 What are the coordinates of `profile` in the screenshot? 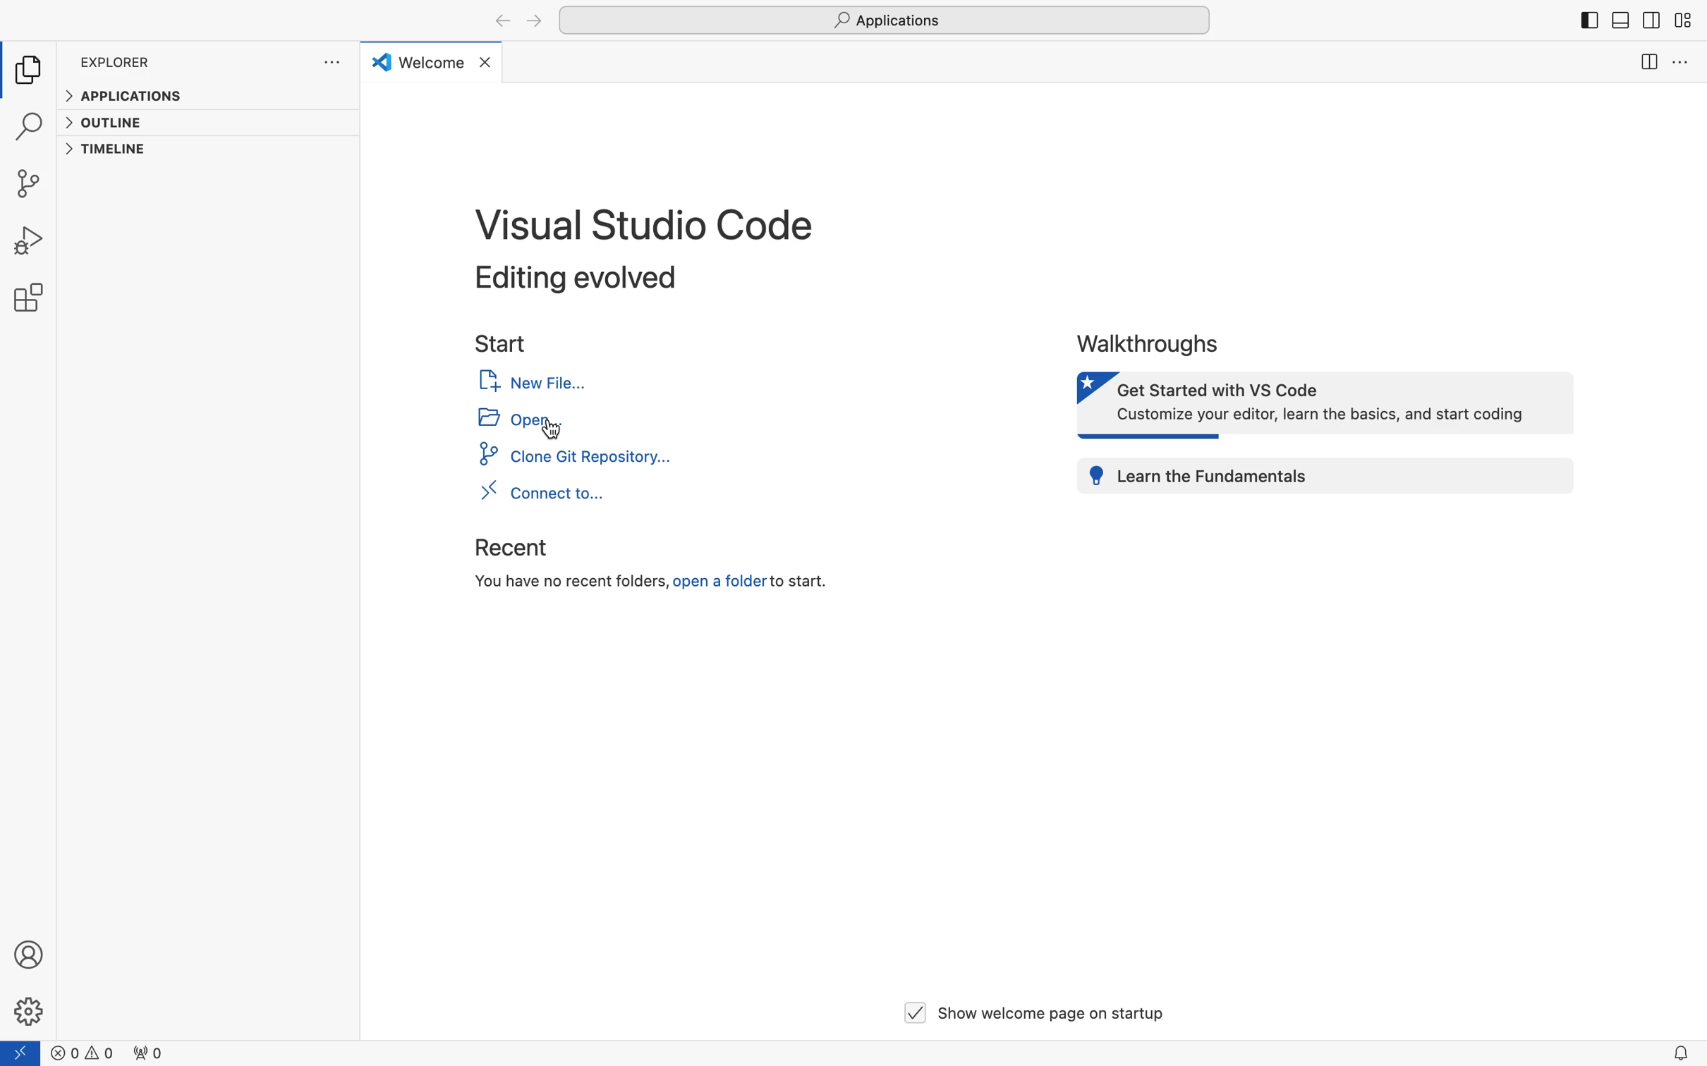 It's located at (32, 952).